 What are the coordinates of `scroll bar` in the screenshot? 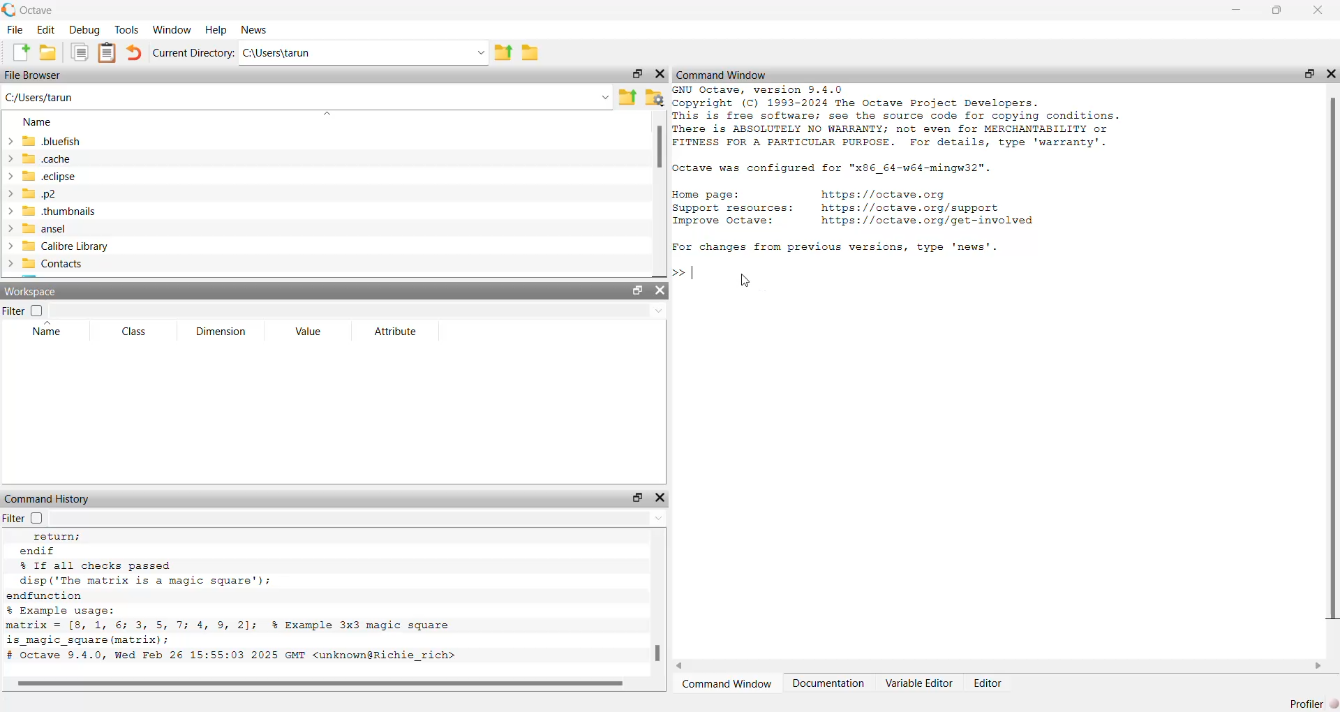 It's located at (320, 684).